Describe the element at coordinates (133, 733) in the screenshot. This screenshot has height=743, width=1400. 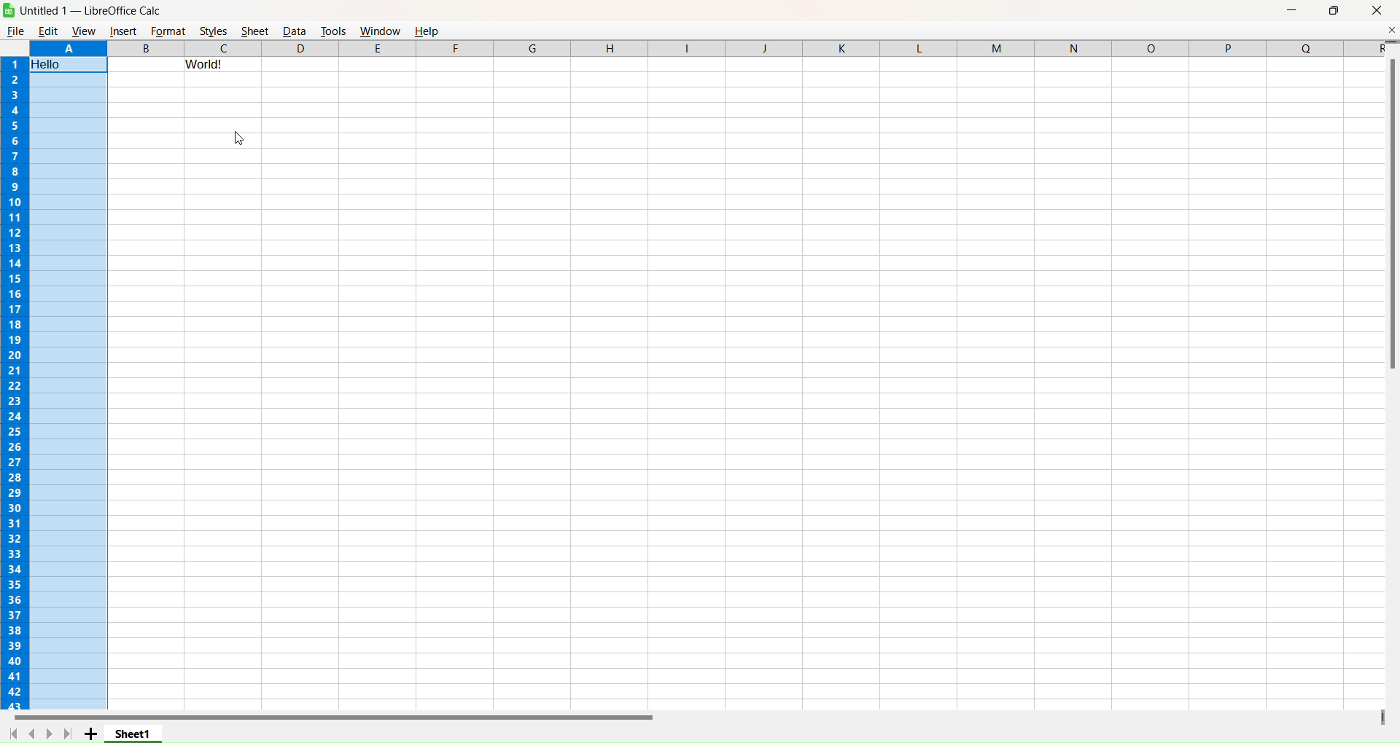
I see `Current Sheet` at that location.